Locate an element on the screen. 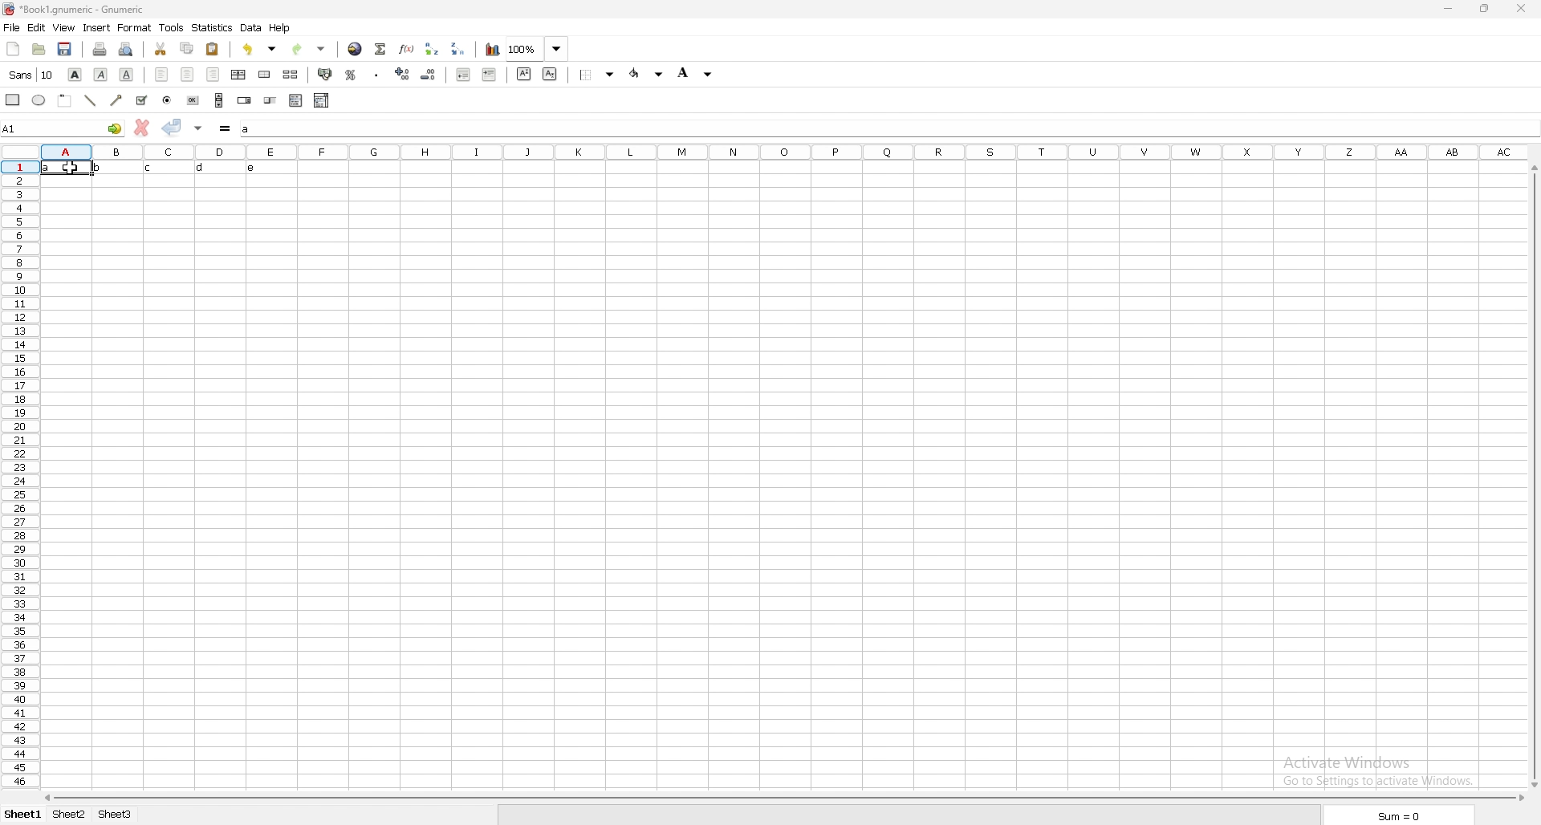 Image resolution: width=1541 pixels, height=825 pixels. subscript is located at coordinates (550, 75).